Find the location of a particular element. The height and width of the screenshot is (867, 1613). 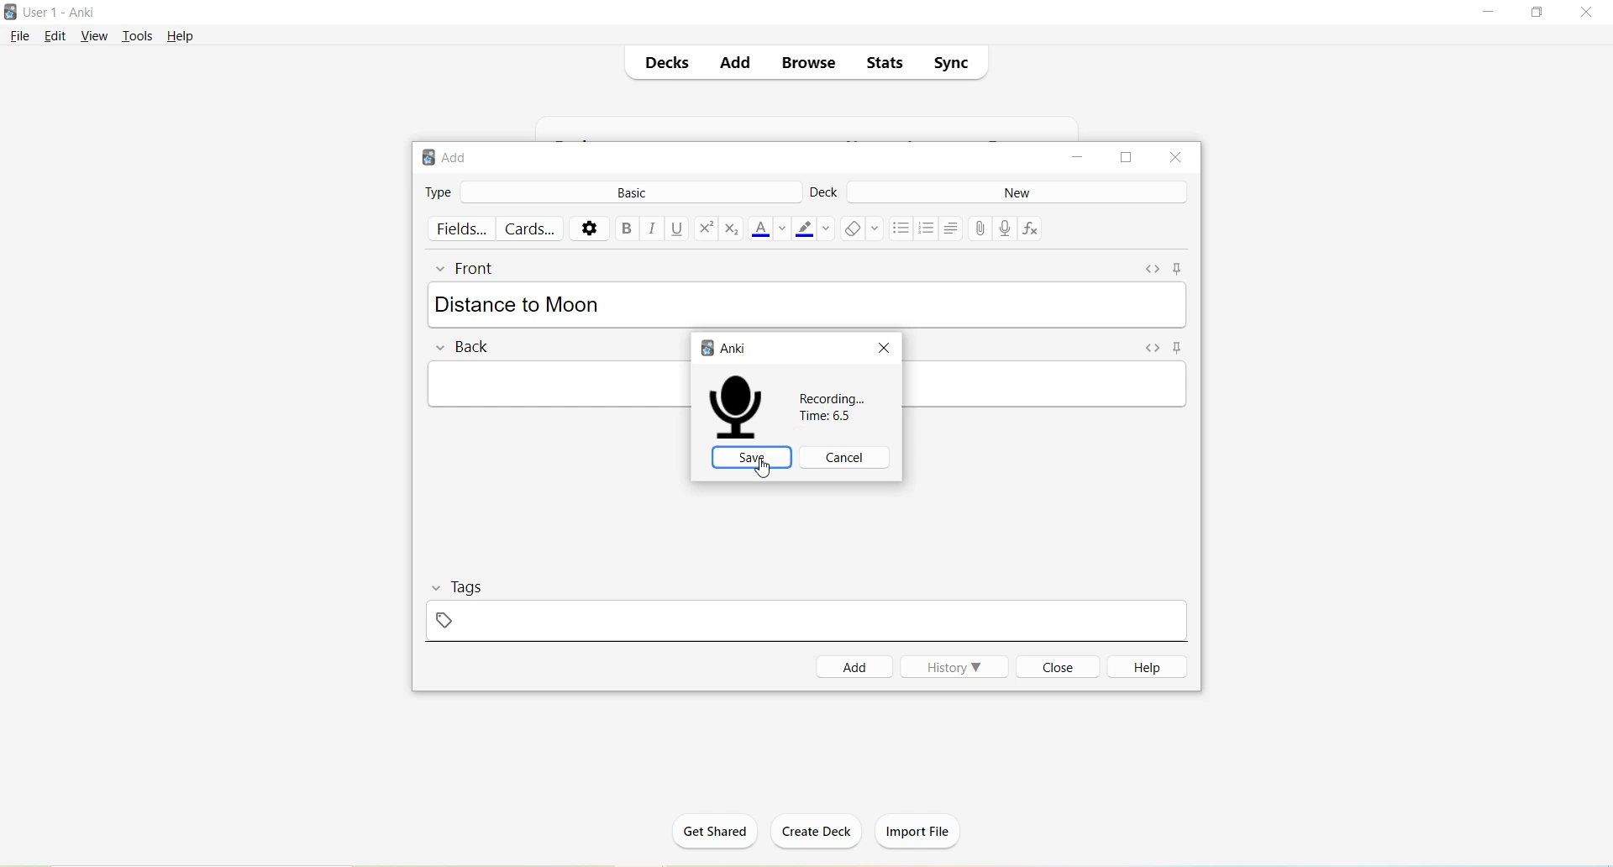

Text color is located at coordinates (770, 229).